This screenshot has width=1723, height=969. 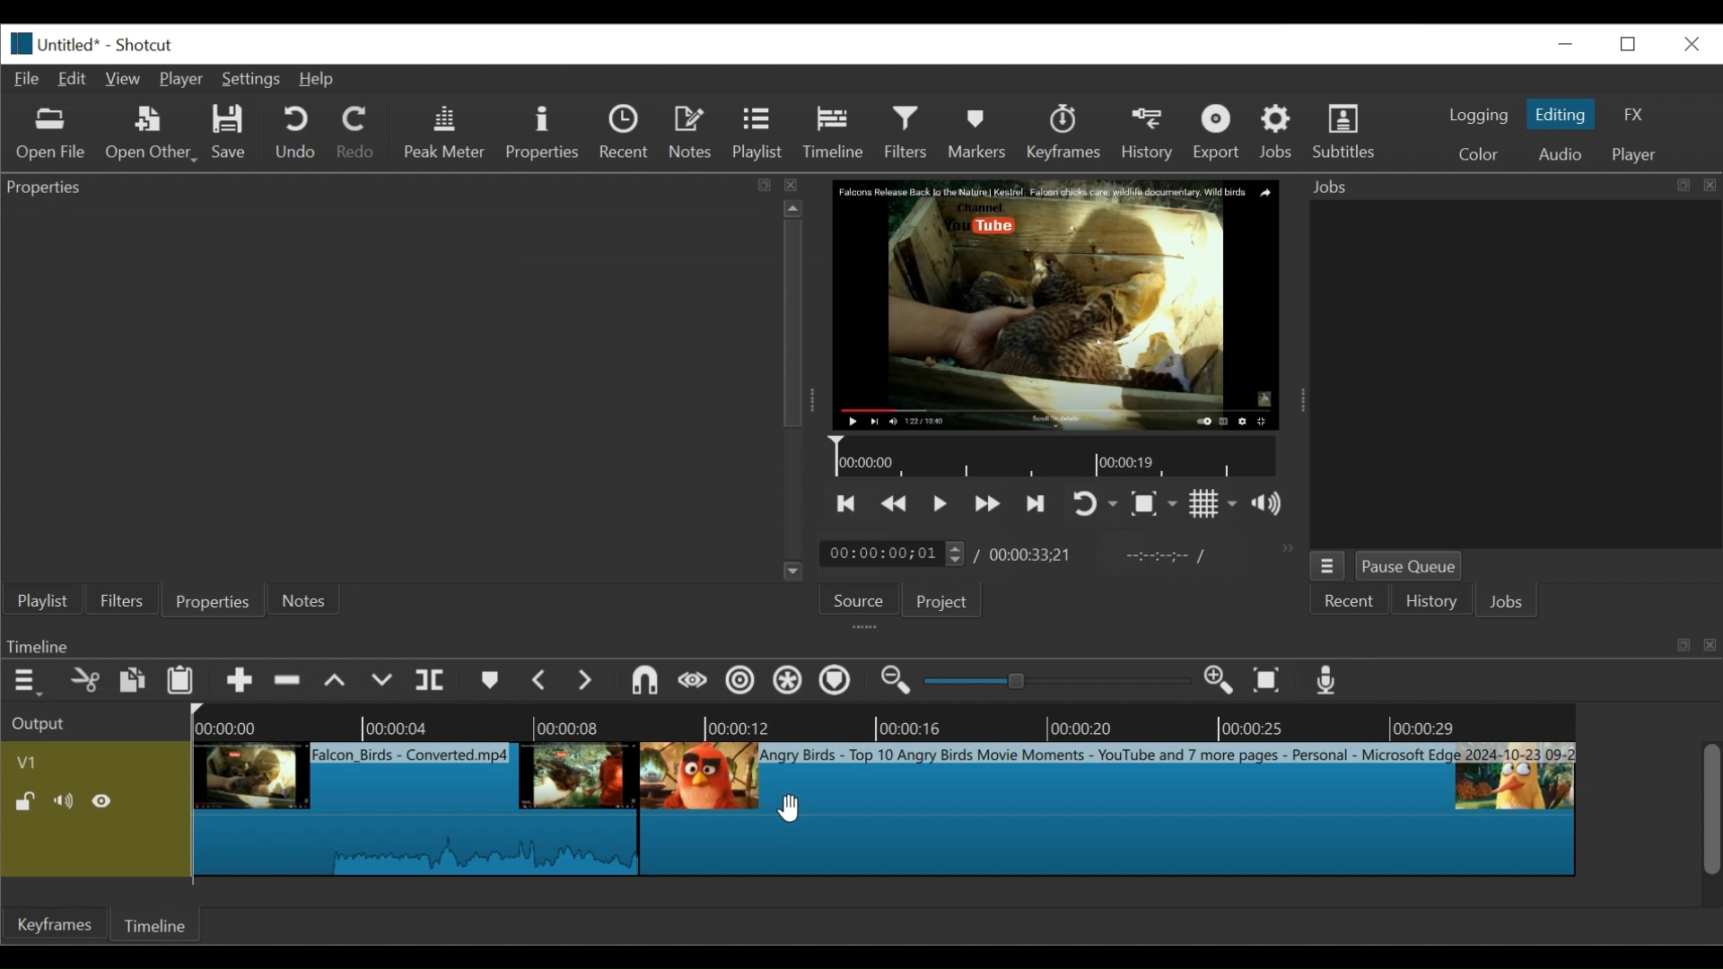 I want to click on Ripple Delete, so click(x=288, y=681).